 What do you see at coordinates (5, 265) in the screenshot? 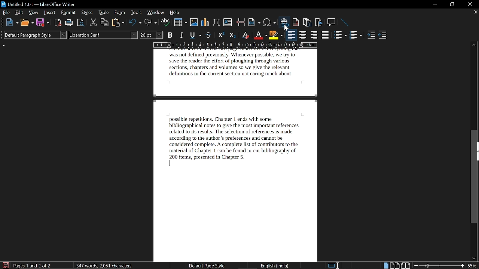
I see `save` at bounding box center [5, 265].